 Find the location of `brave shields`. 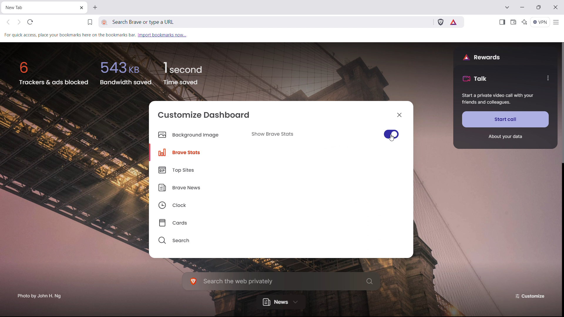

brave shields is located at coordinates (440, 21).